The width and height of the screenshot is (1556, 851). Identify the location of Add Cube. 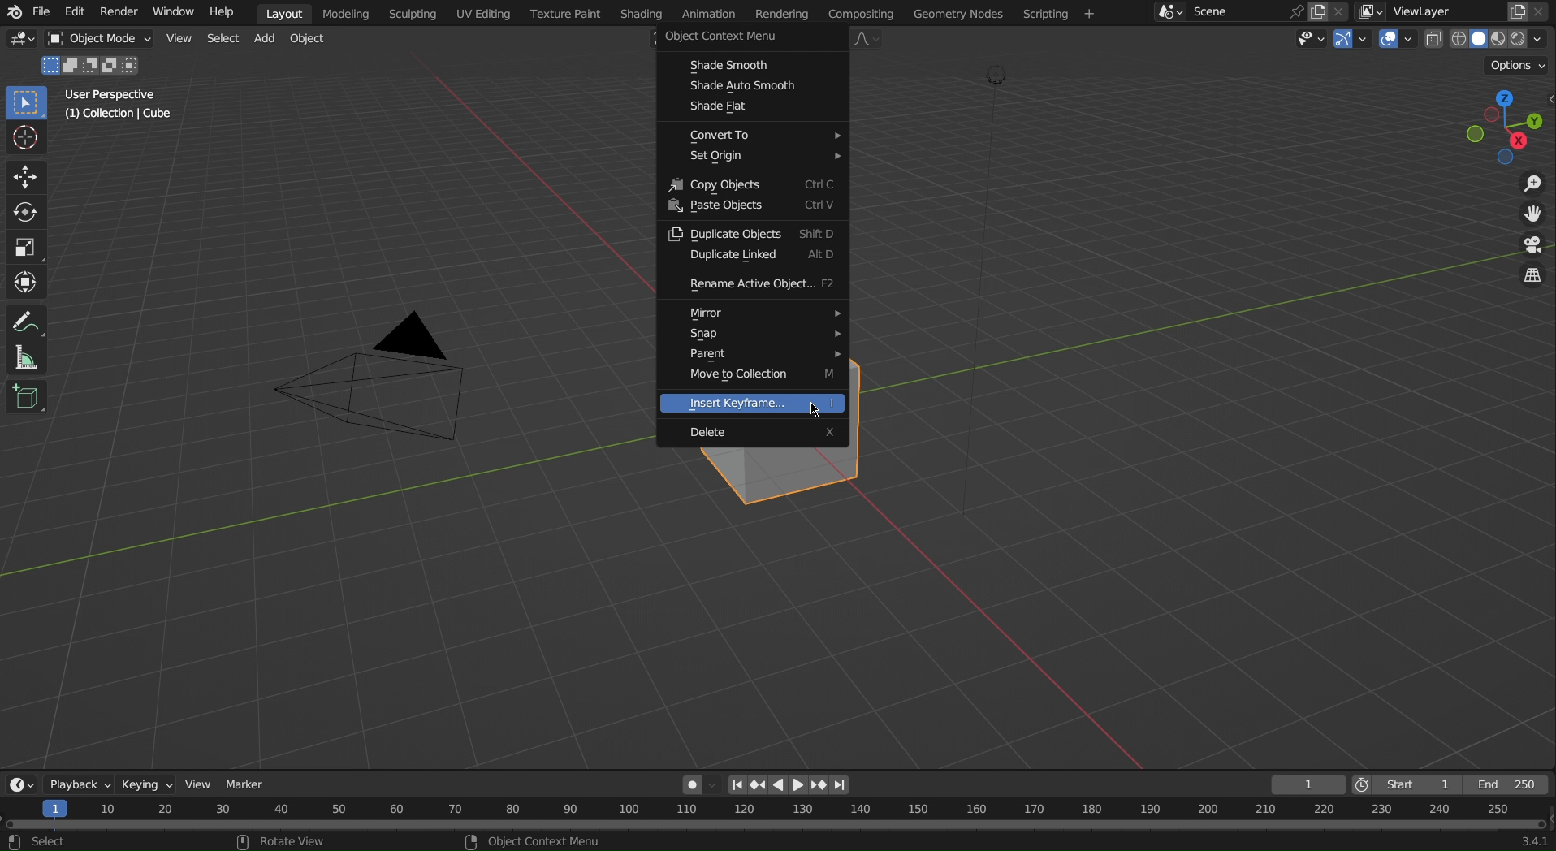
(26, 397).